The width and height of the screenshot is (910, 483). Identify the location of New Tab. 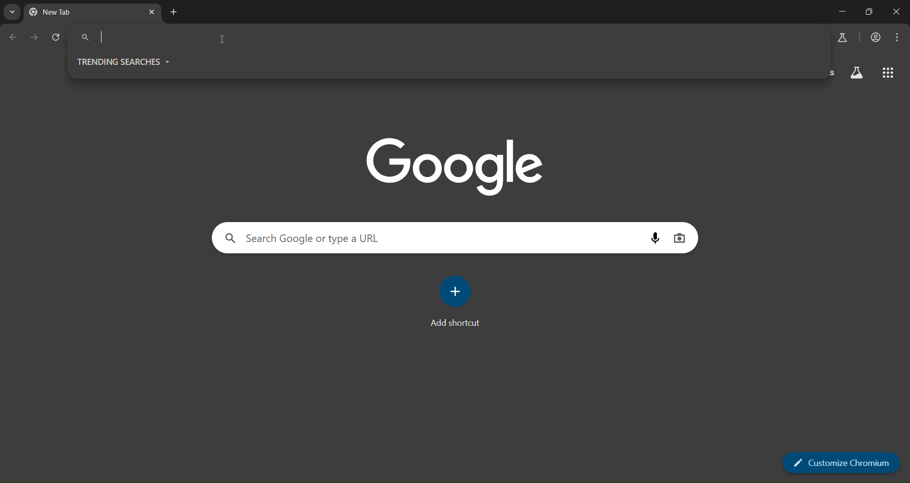
(69, 11).